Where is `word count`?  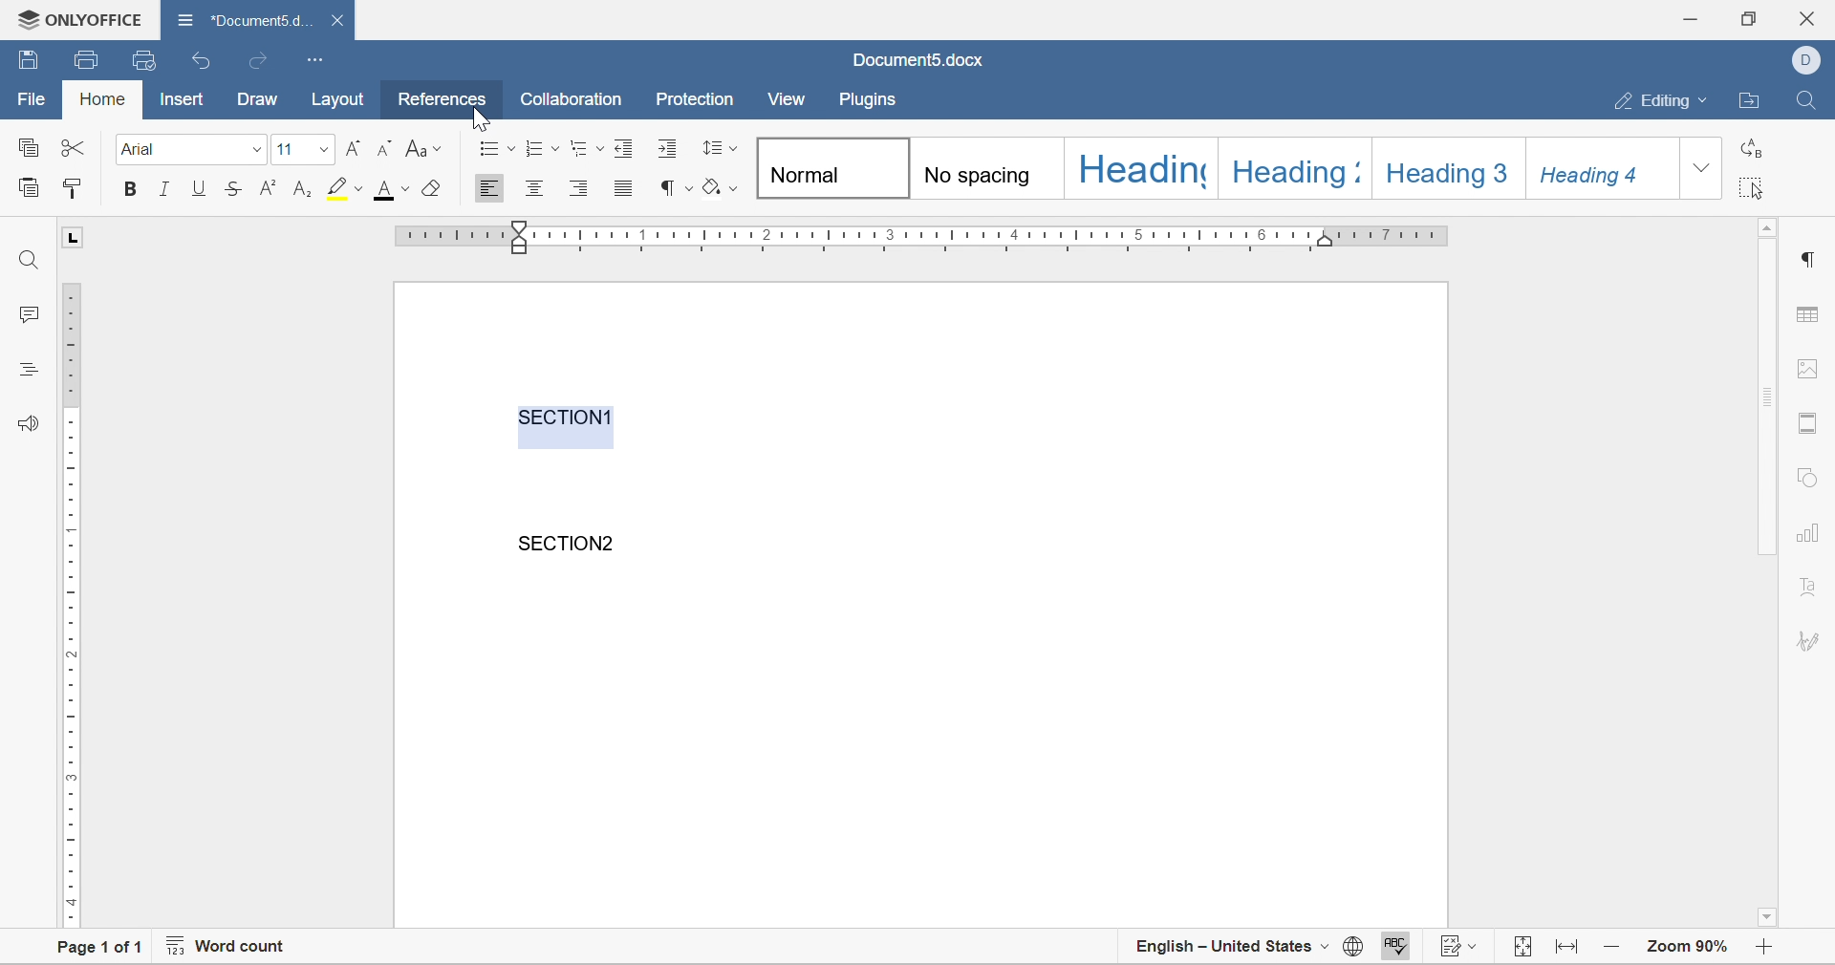 word count is located at coordinates (225, 949).